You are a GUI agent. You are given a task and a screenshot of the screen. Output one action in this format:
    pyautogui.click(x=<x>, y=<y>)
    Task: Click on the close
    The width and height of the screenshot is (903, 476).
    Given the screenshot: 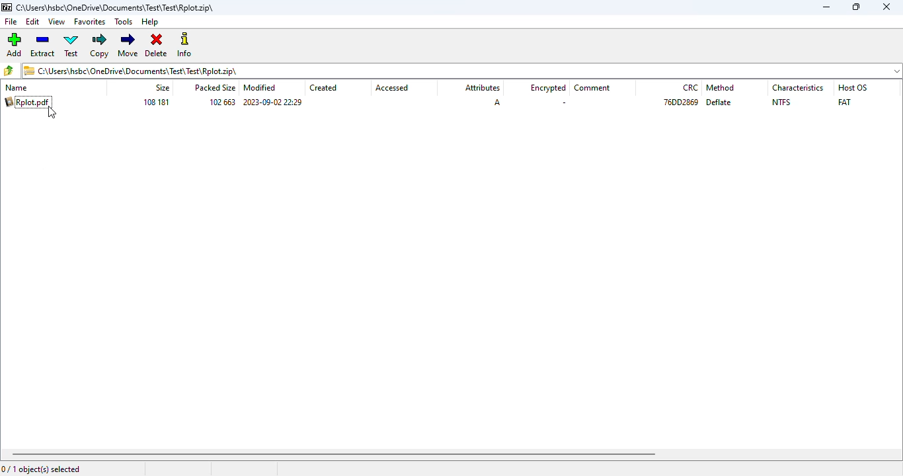 What is the action you would take?
    pyautogui.click(x=886, y=7)
    